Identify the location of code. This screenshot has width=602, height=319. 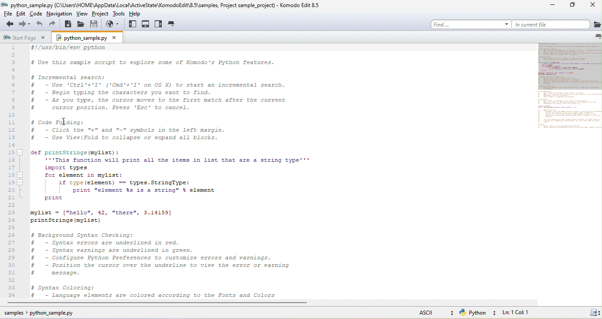
(35, 15).